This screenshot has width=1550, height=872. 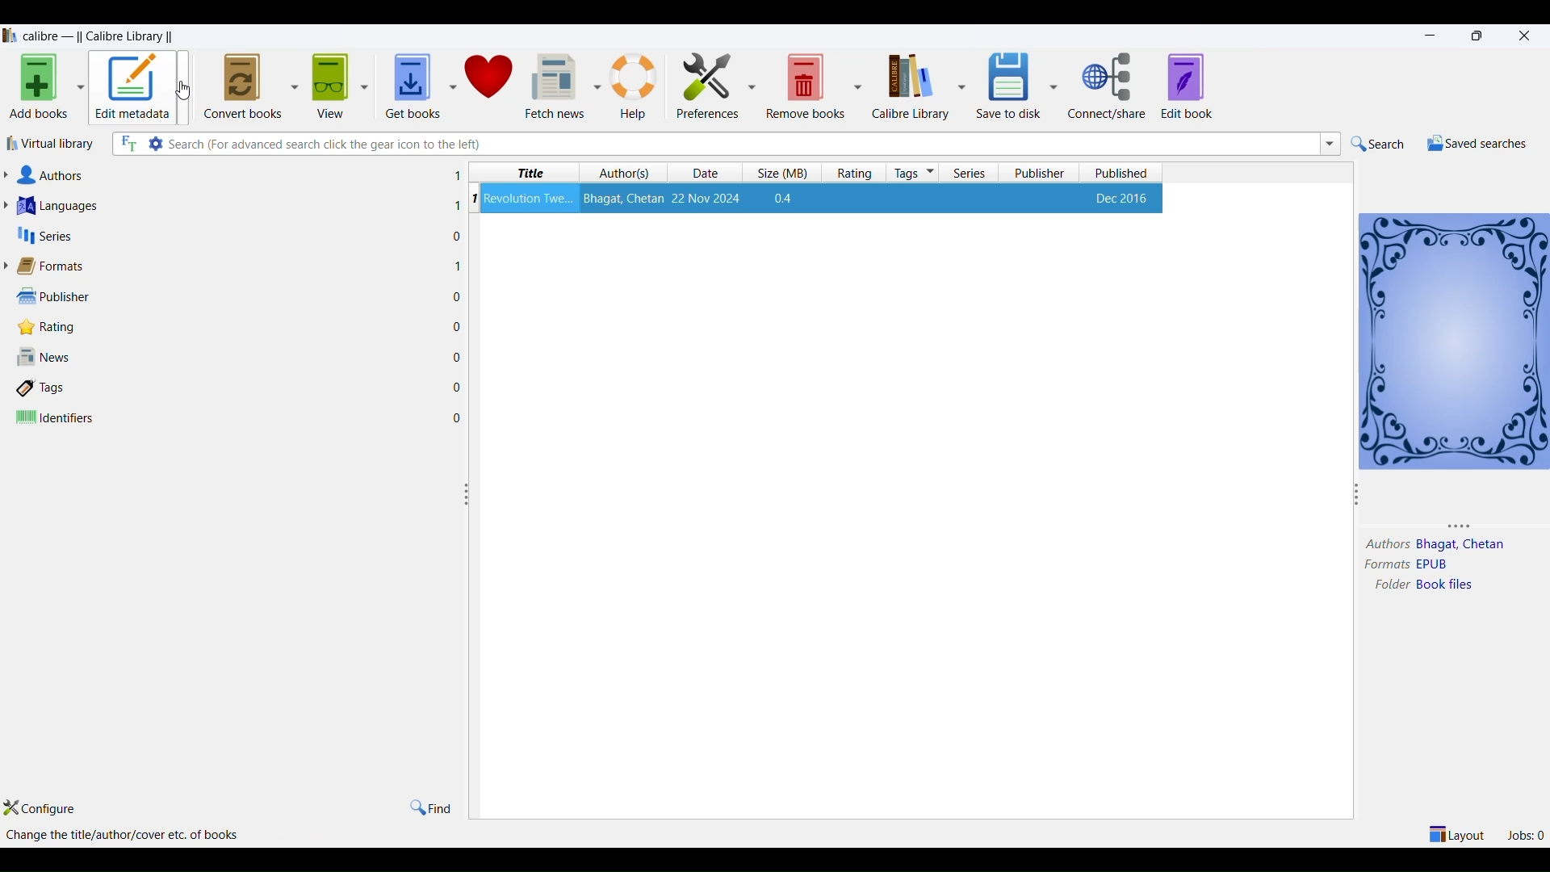 What do you see at coordinates (330, 81) in the screenshot?
I see `view` at bounding box center [330, 81].